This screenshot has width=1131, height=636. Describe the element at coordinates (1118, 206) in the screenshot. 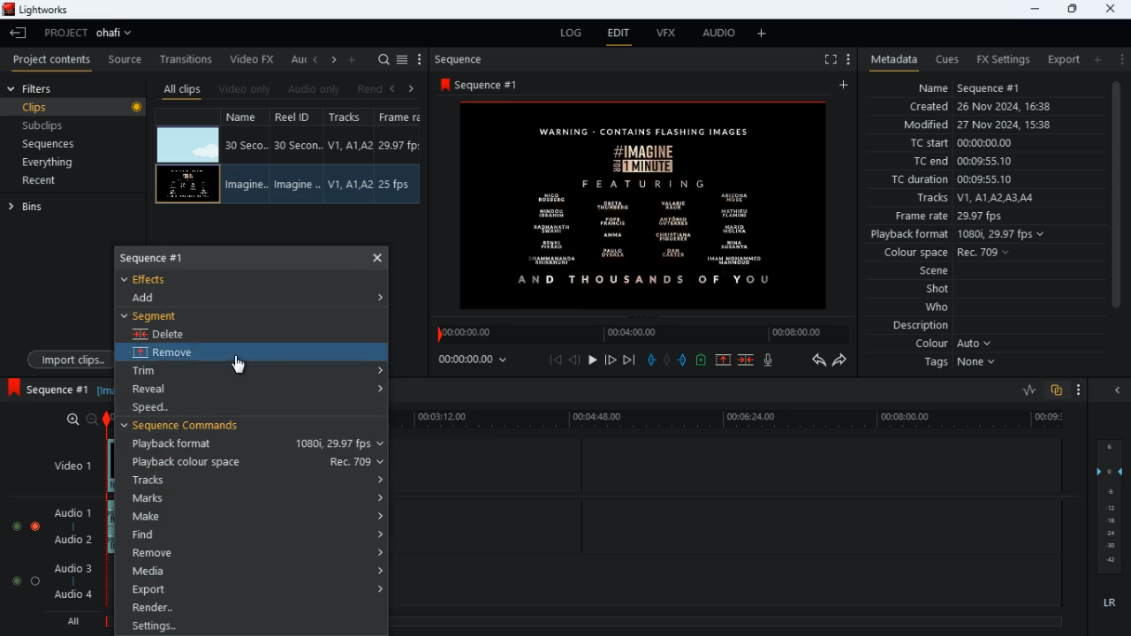

I see `scroll` at that location.